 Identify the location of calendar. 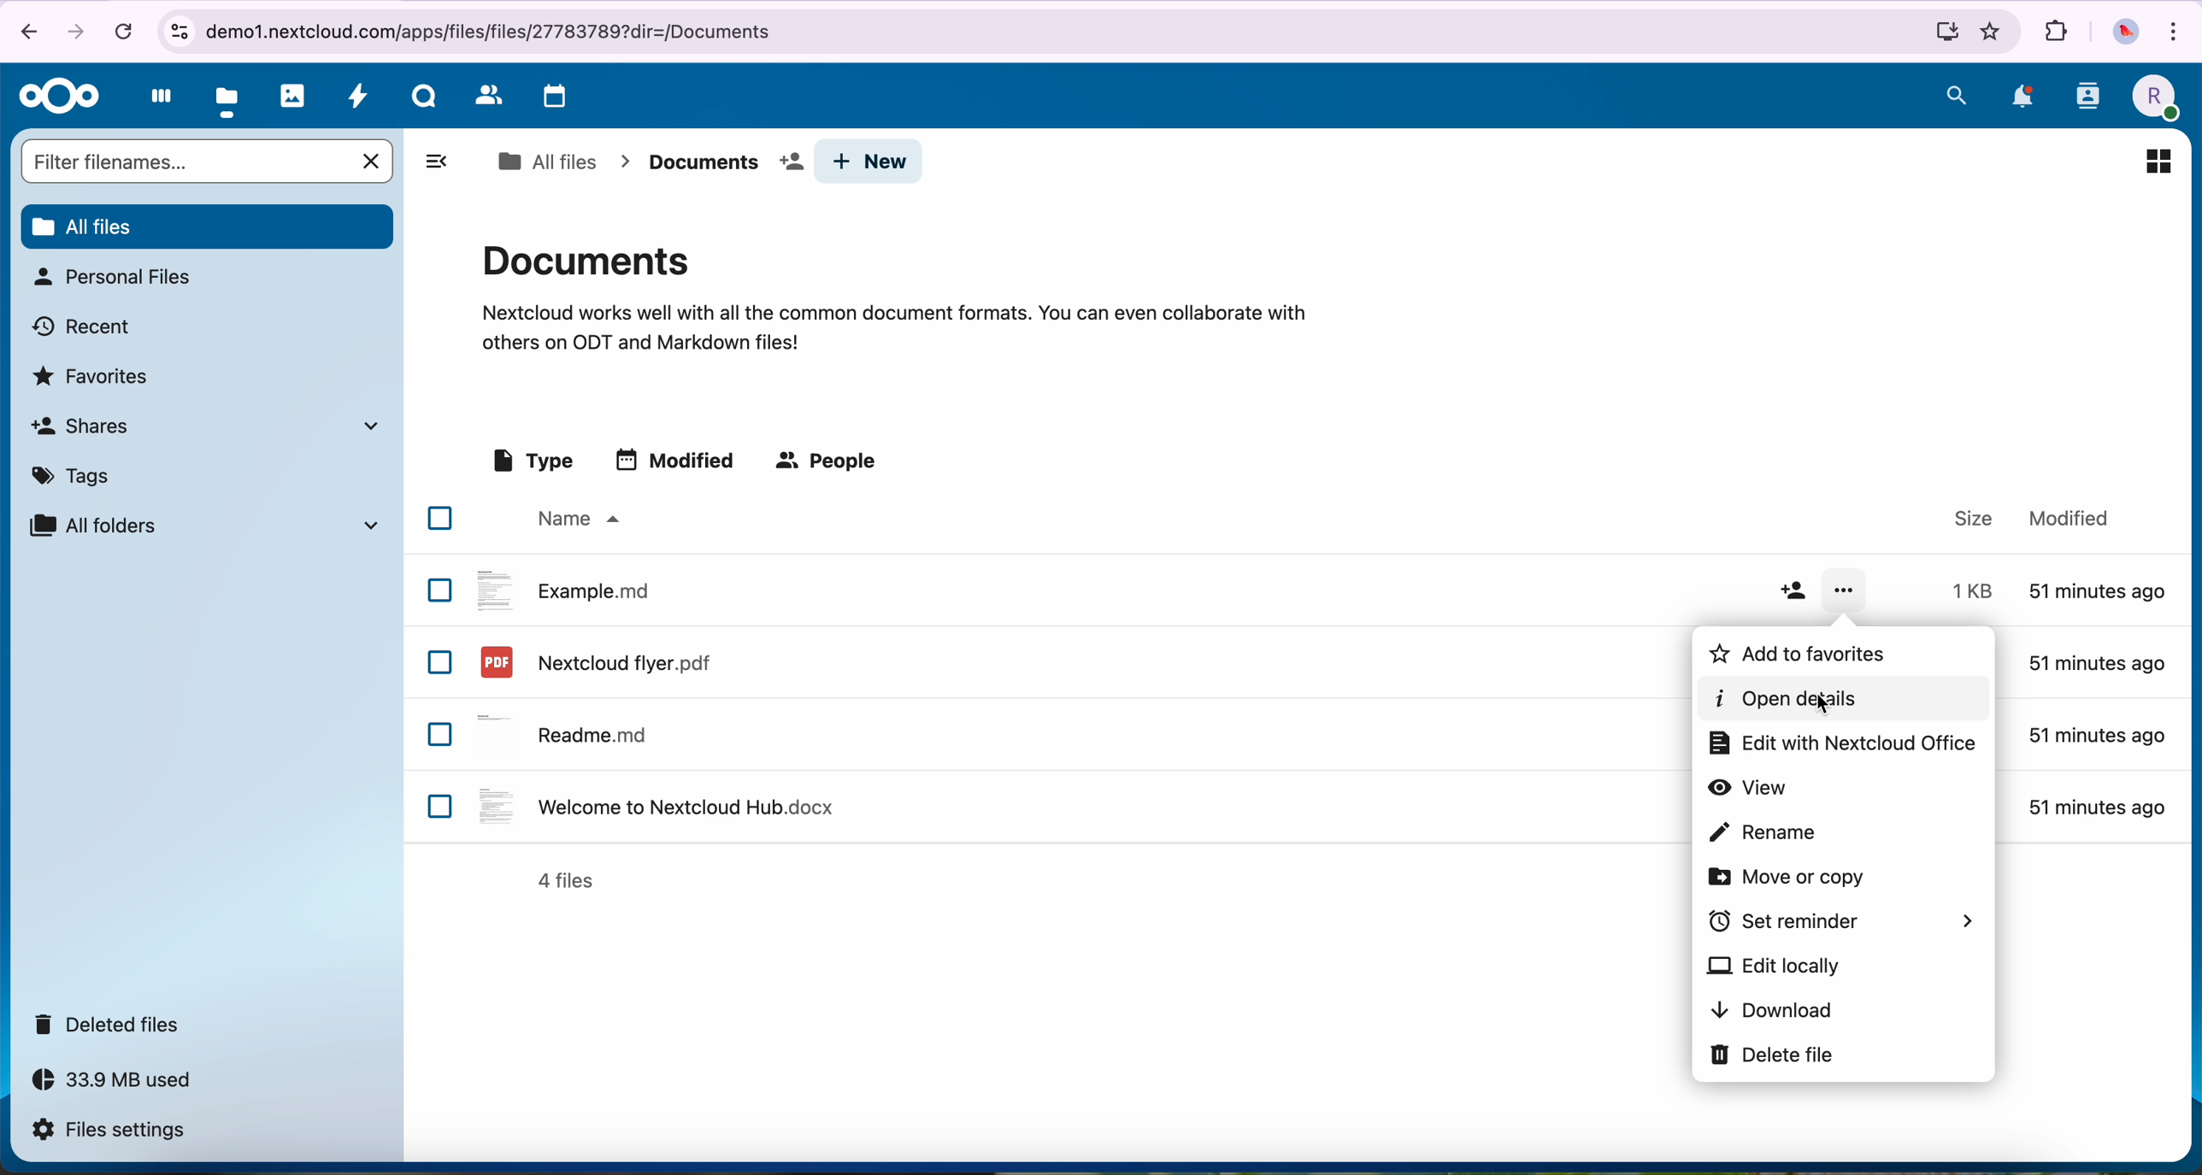
(550, 97).